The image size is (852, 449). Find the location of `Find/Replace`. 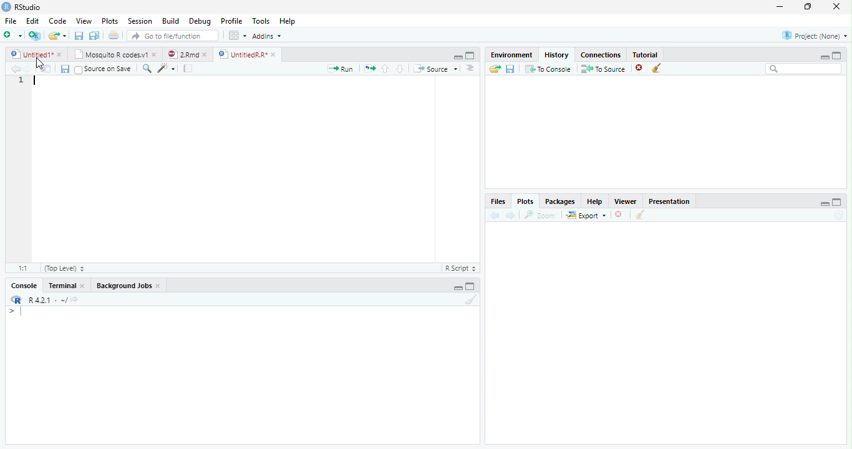

Find/Replace is located at coordinates (147, 69).